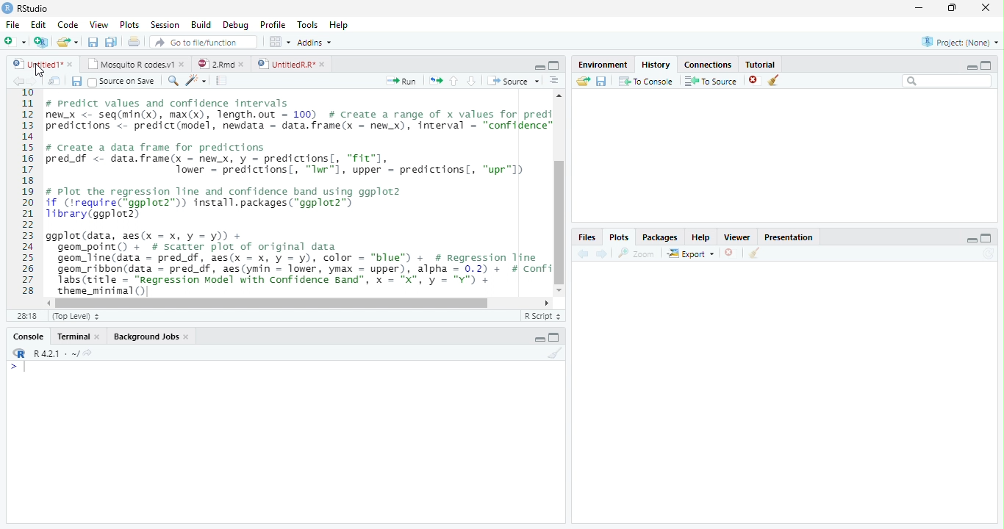  Describe the element at coordinates (601, 255) in the screenshot. I see `Next` at that location.